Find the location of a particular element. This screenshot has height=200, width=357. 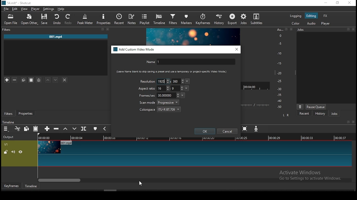

color is located at coordinates (295, 23).